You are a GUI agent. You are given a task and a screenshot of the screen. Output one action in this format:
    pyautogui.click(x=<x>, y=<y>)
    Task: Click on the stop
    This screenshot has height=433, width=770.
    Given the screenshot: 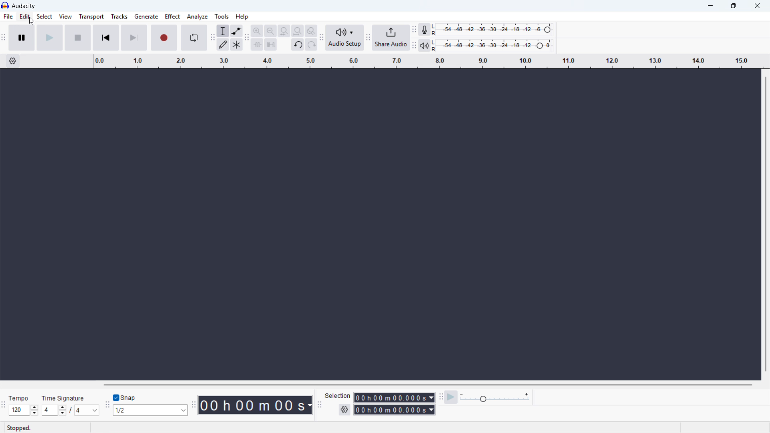 What is the action you would take?
    pyautogui.click(x=78, y=37)
    